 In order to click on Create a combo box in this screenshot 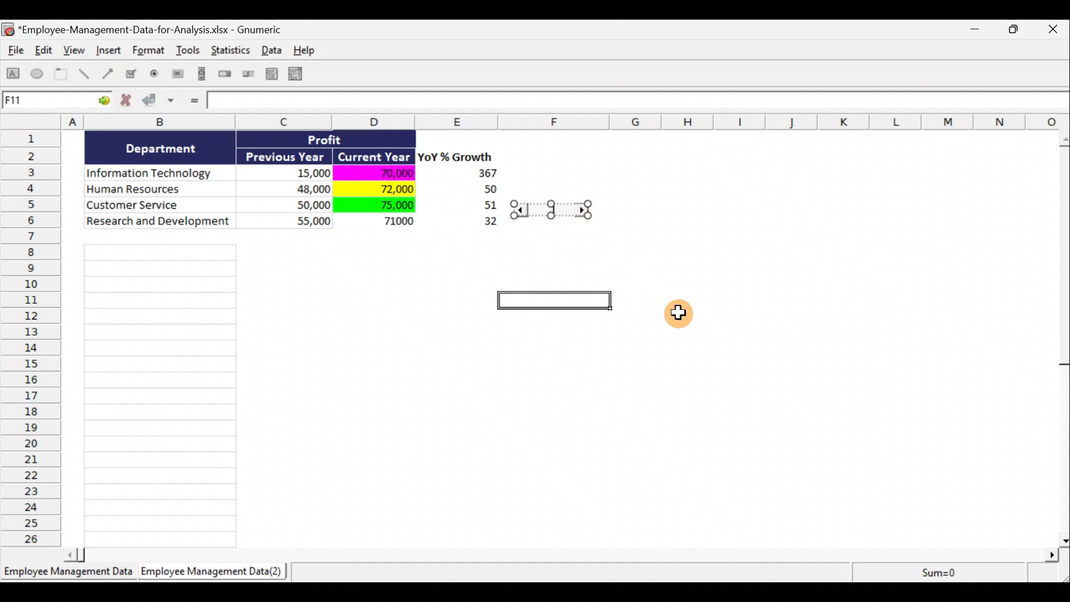, I will do `click(300, 74)`.